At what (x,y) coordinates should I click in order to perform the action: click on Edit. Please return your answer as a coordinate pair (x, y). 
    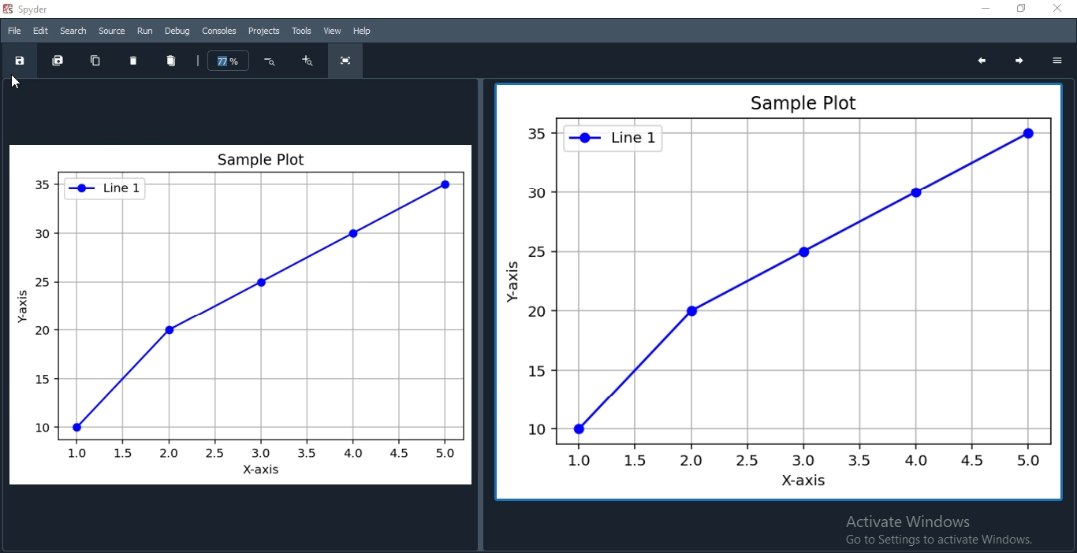
    Looking at the image, I should click on (39, 30).